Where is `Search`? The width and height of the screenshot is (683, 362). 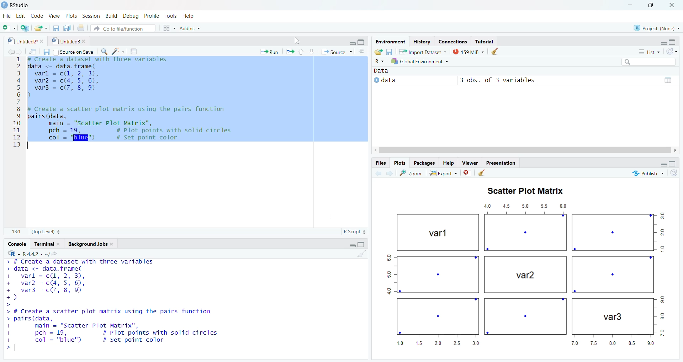 Search is located at coordinates (651, 61).